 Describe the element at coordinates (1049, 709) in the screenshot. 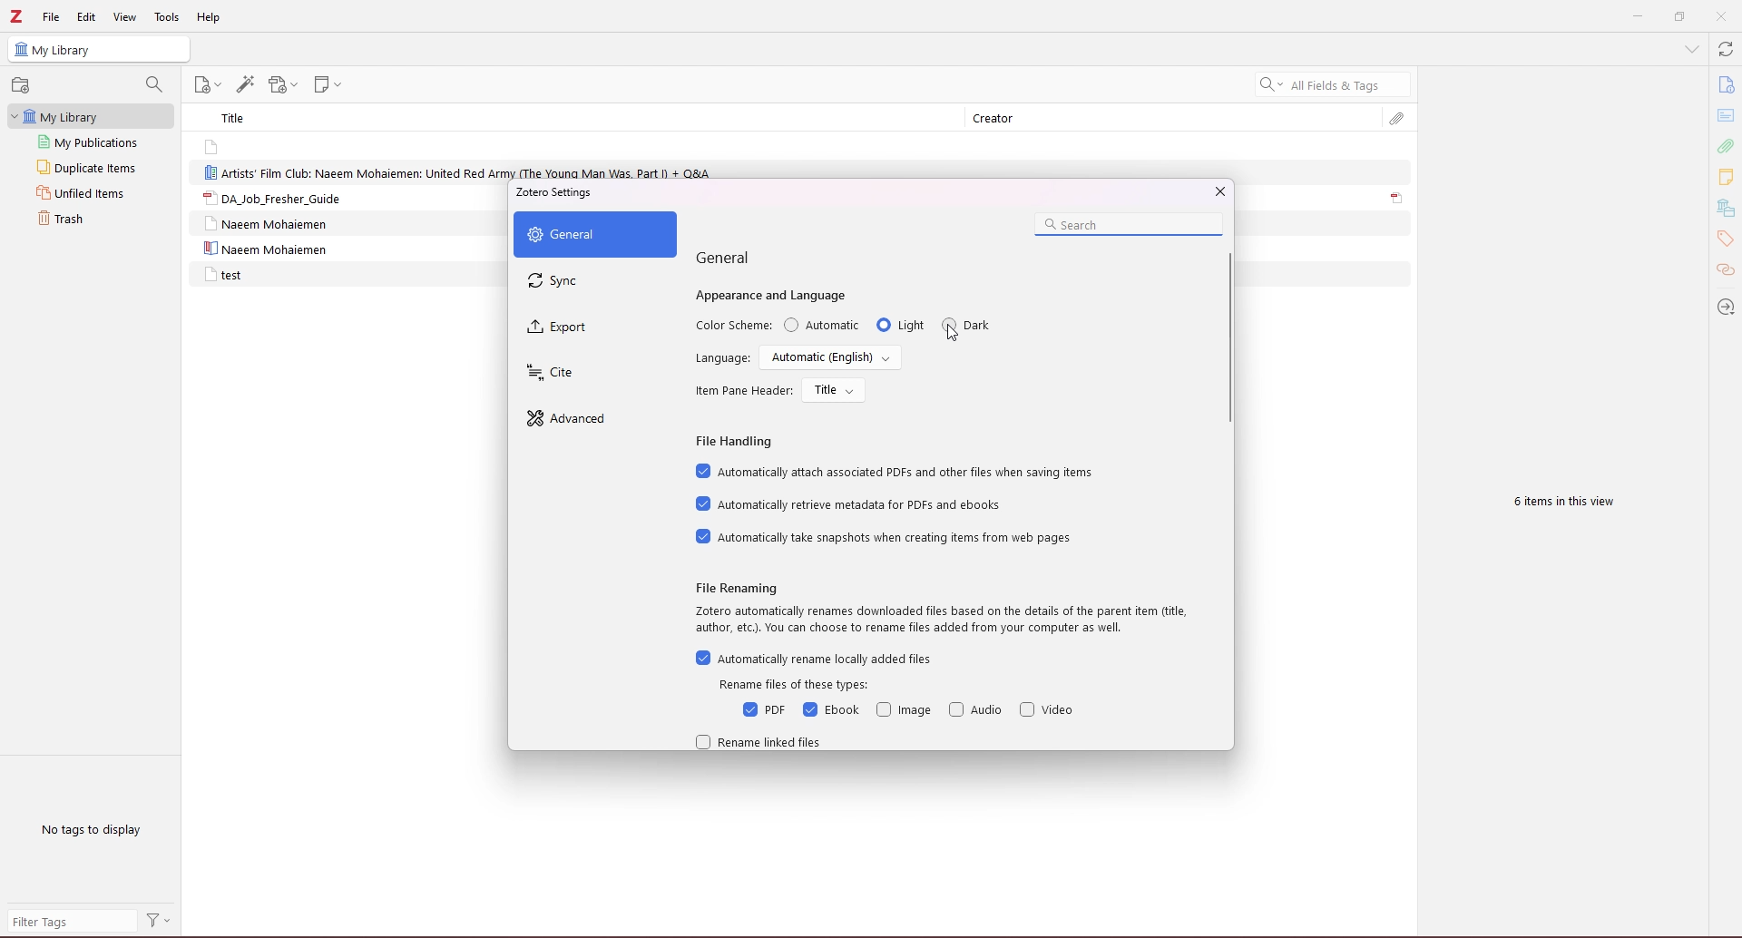

I see `video` at that location.